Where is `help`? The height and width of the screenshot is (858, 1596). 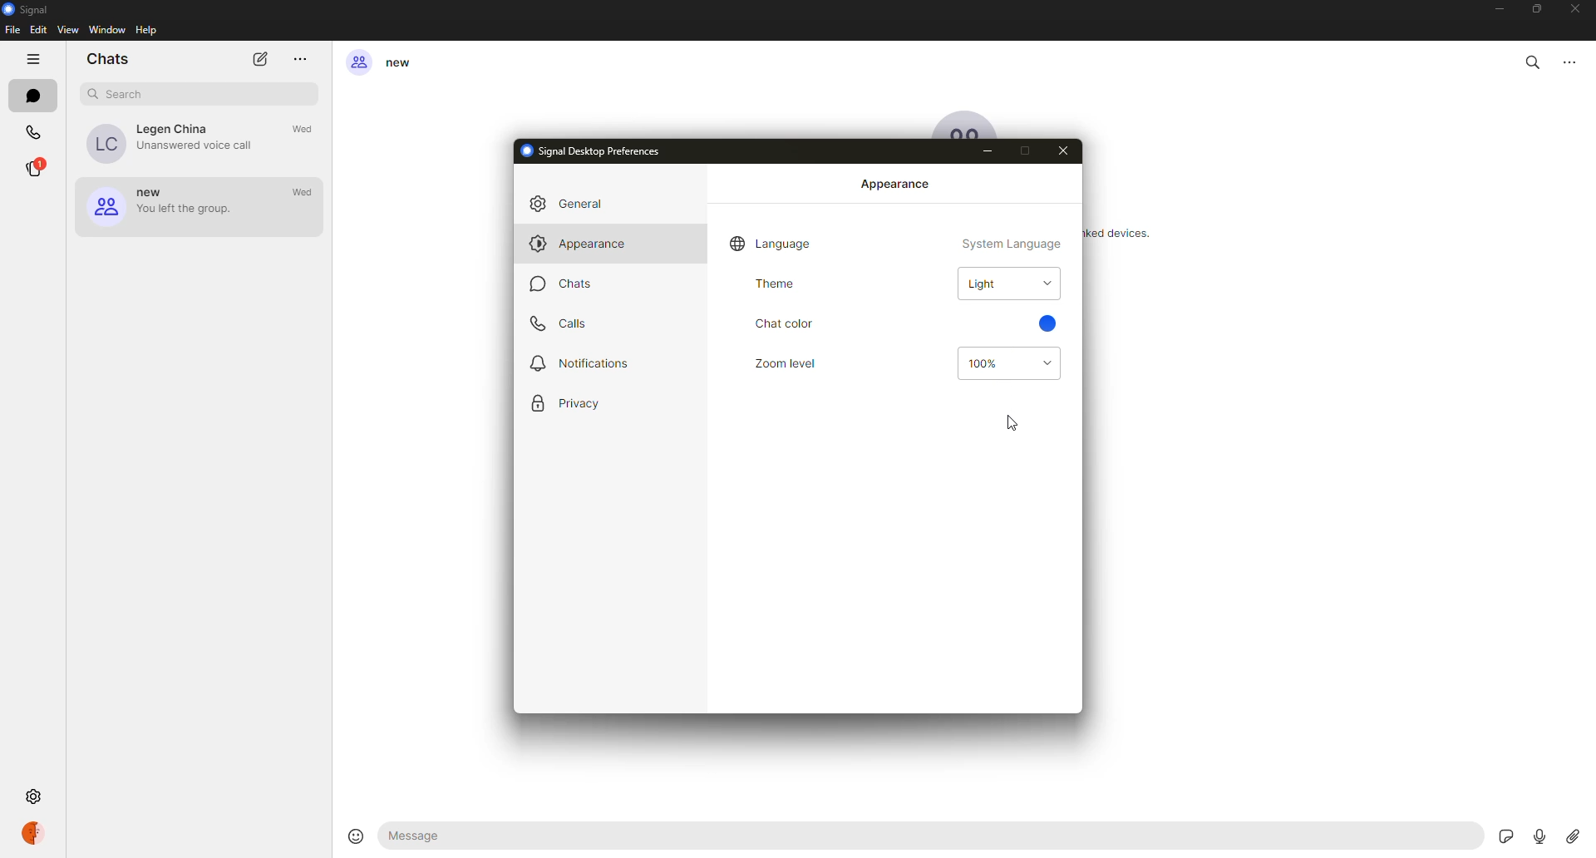 help is located at coordinates (148, 32).